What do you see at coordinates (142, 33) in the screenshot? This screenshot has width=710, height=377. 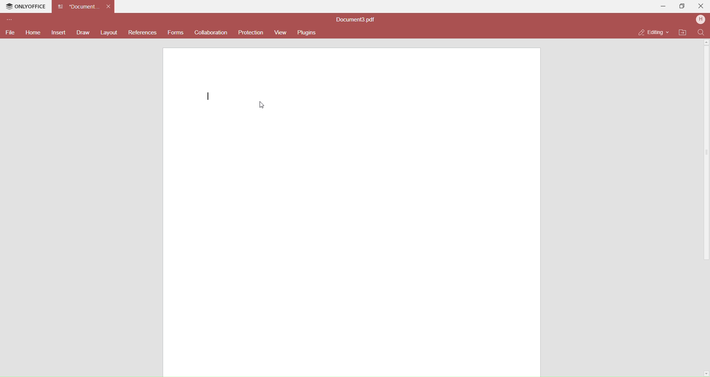 I see `Referenecs` at bounding box center [142, 33].